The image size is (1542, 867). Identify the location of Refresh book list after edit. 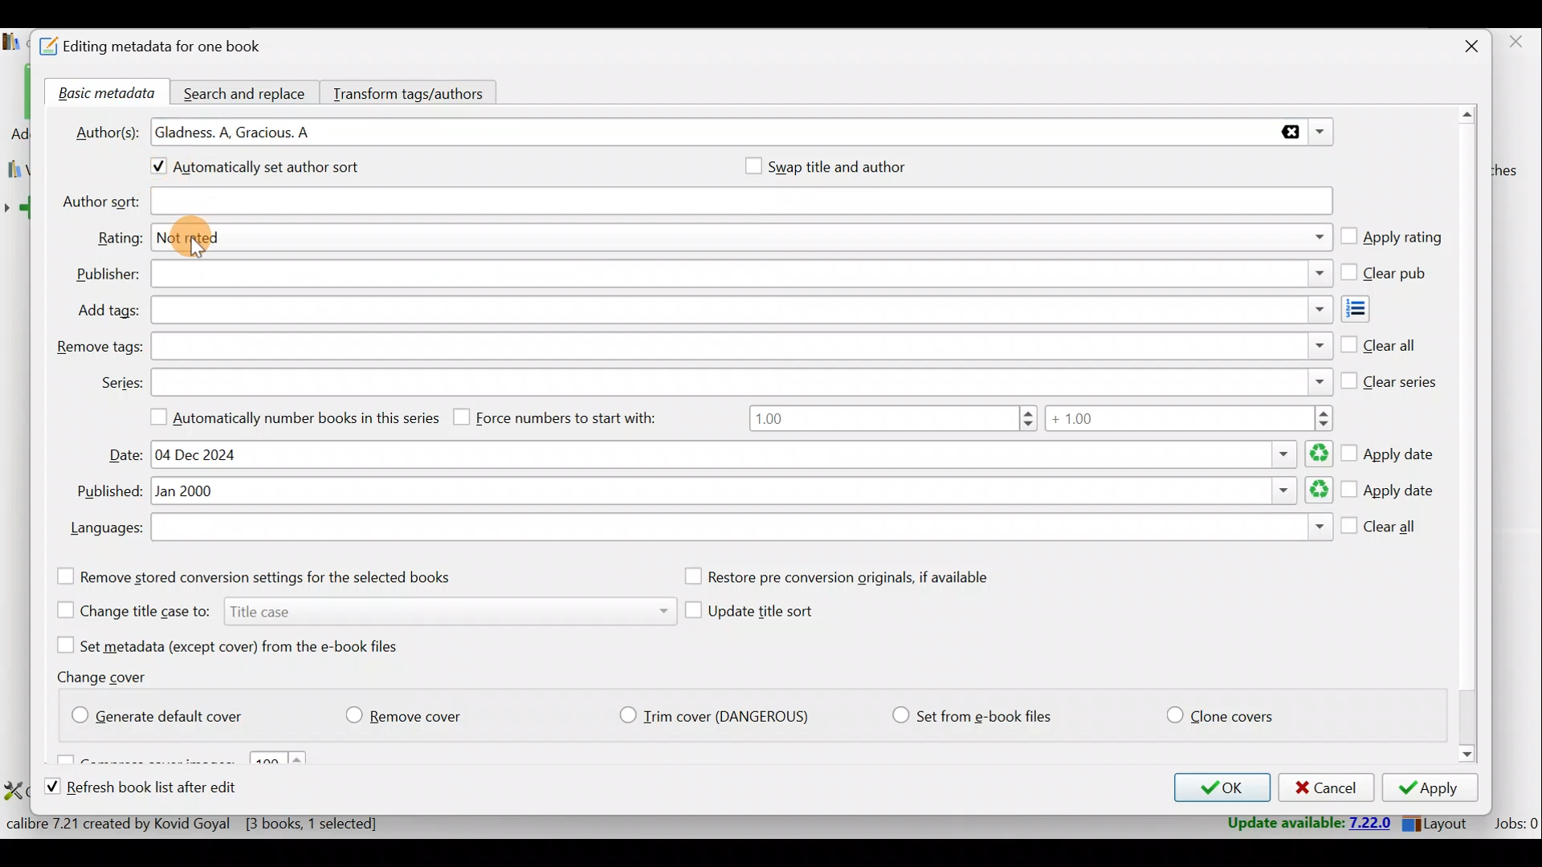
(156, 789).